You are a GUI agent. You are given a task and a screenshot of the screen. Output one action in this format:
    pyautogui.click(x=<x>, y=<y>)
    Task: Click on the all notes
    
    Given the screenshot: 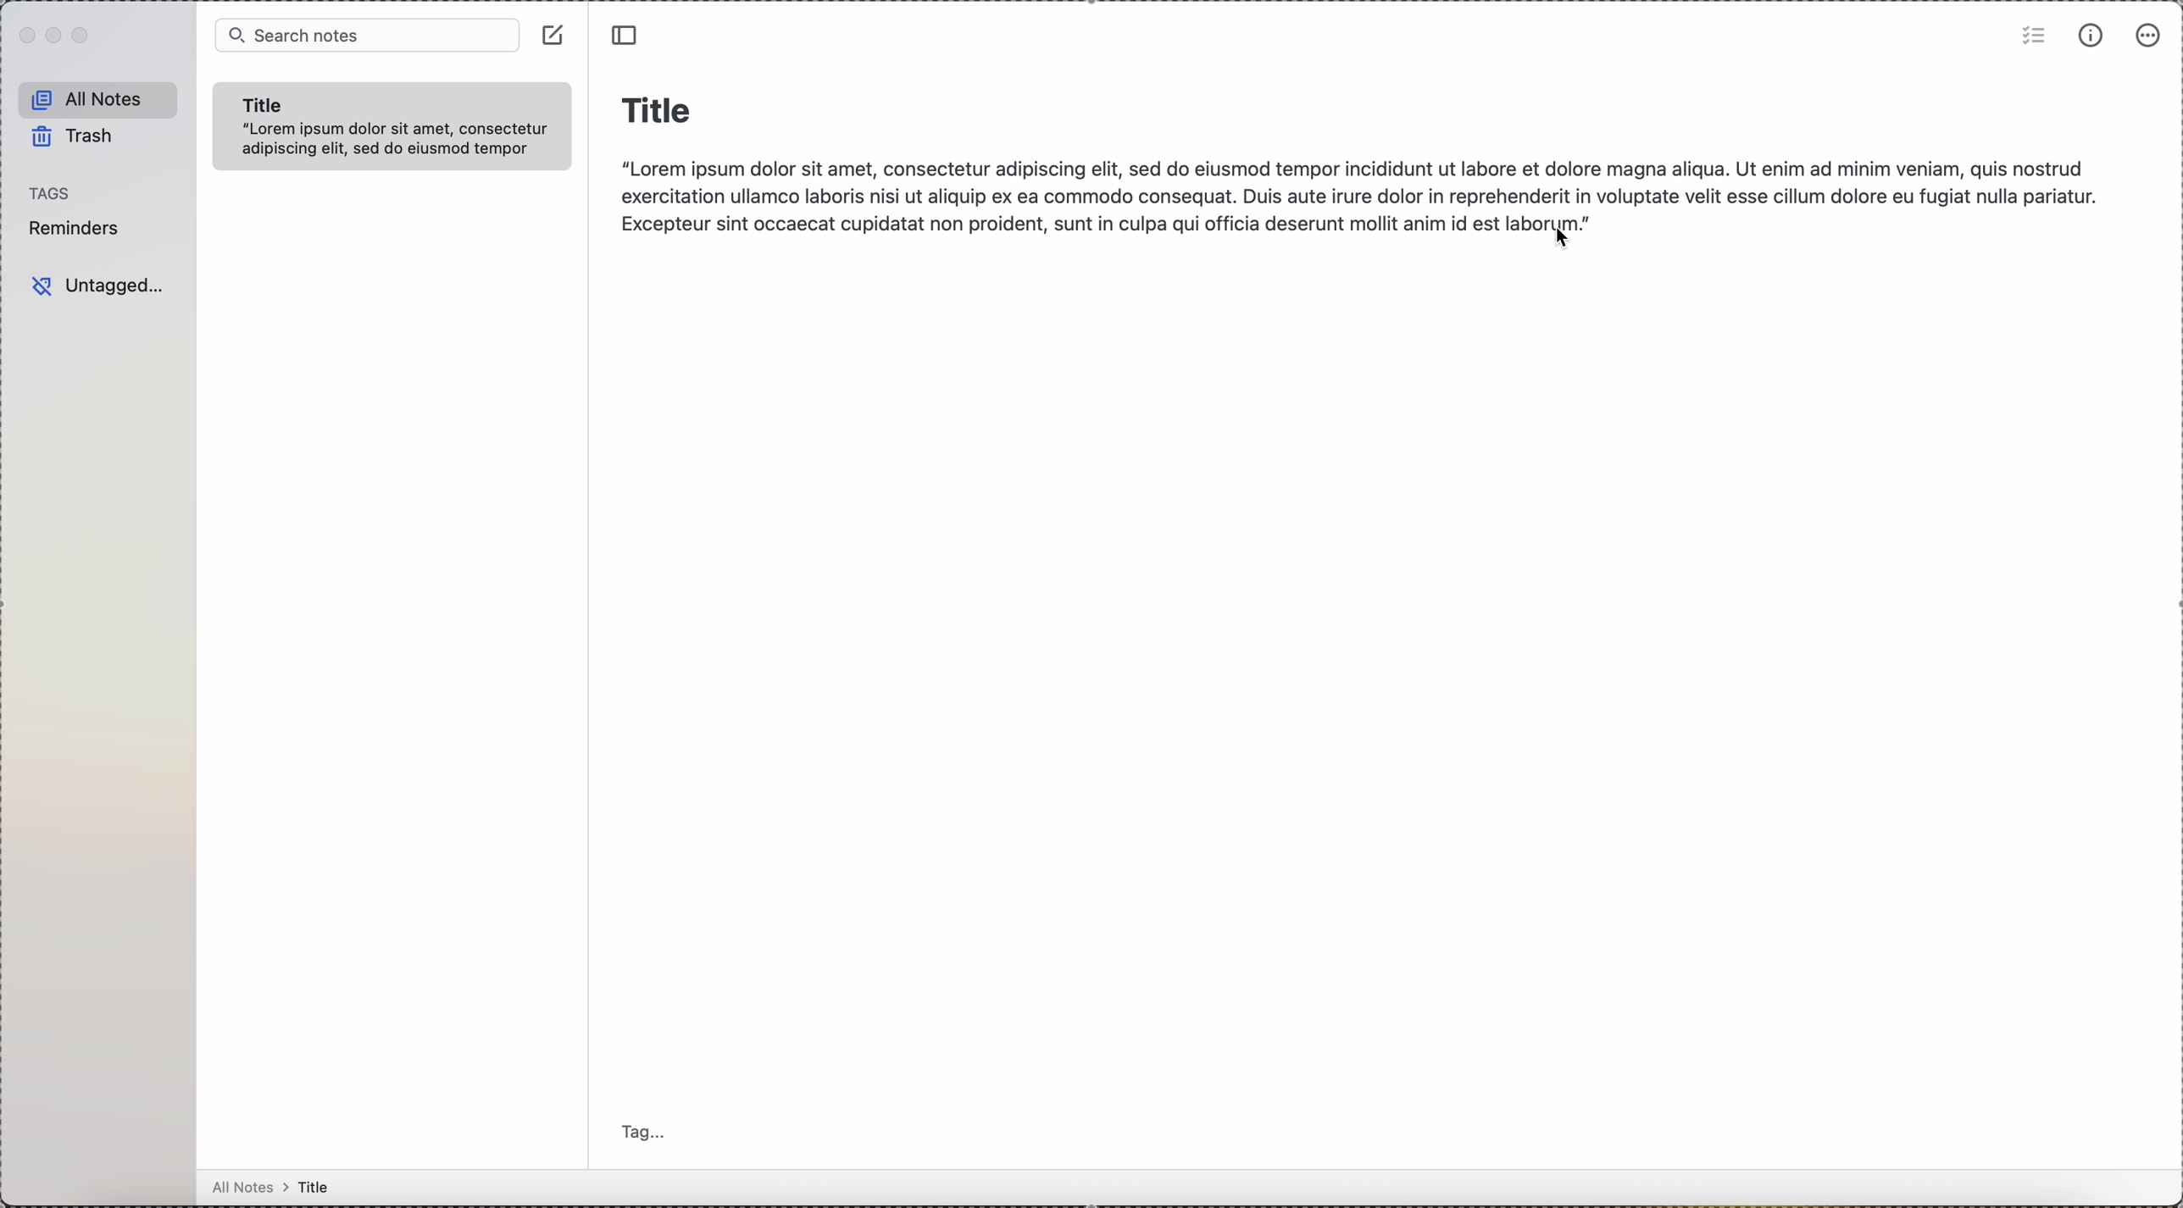 What is the action you would take?
    pyautogui.click(x=99, y=97)
    